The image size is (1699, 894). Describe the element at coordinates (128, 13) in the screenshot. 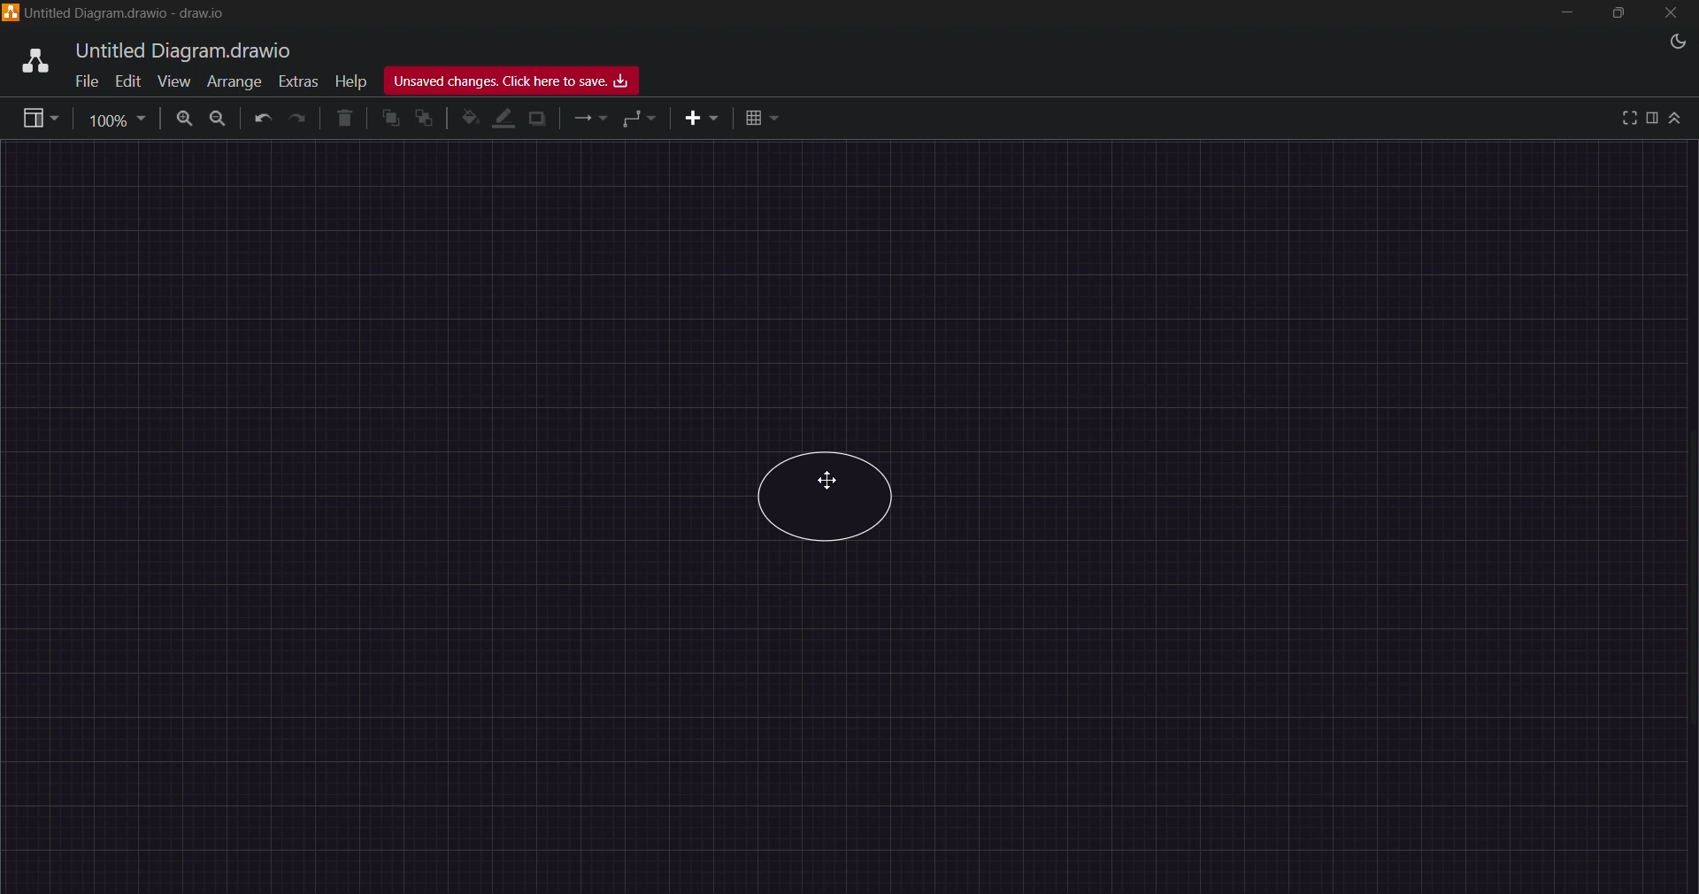

I see `Untitled Diagram.drawio - draw.io` at that location.